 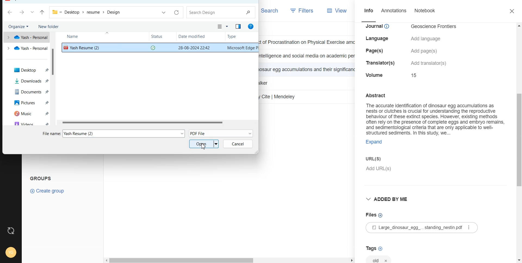 What do you see at coordinates (19, 26) in the screenshot?
I see `Organize` at bounding box center [19, 26].